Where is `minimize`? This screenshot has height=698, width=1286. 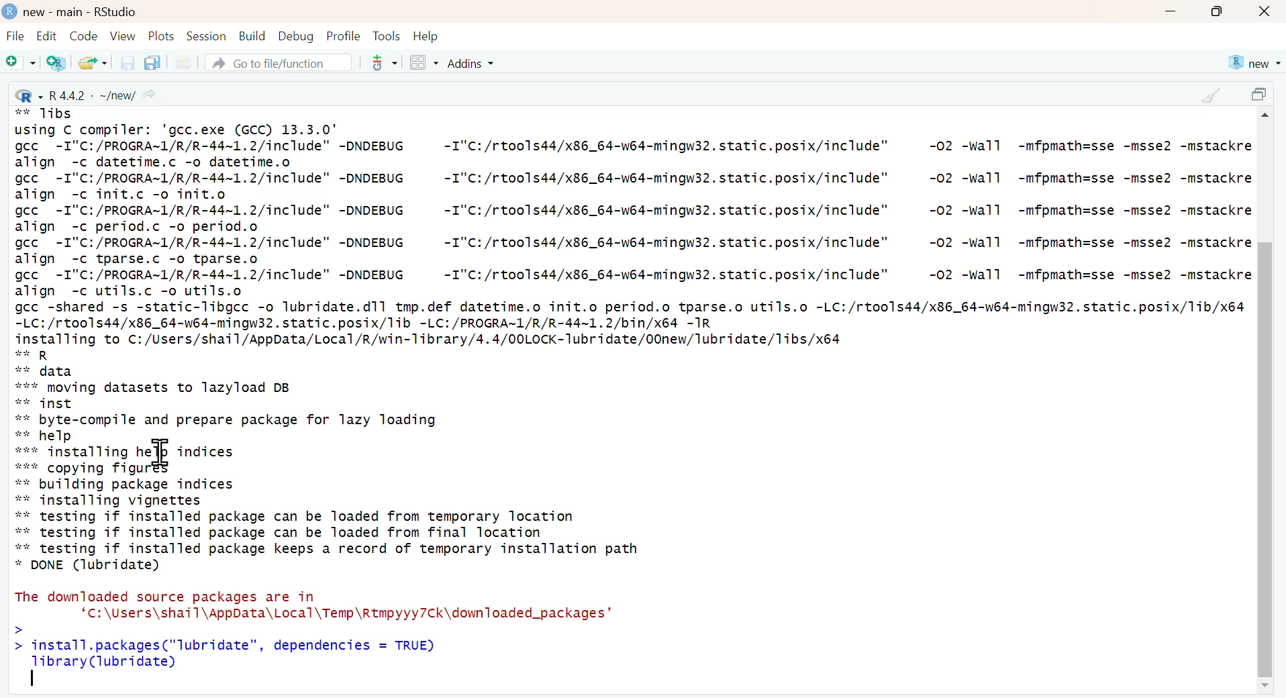
minimize is located at coordinates (1170, 13).